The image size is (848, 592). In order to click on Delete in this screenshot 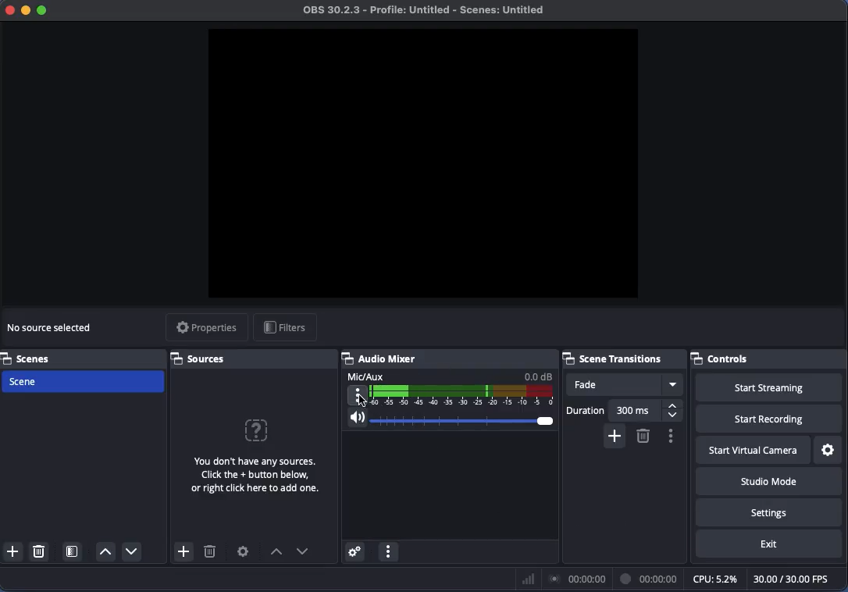, I will do `click(41, 551)`.